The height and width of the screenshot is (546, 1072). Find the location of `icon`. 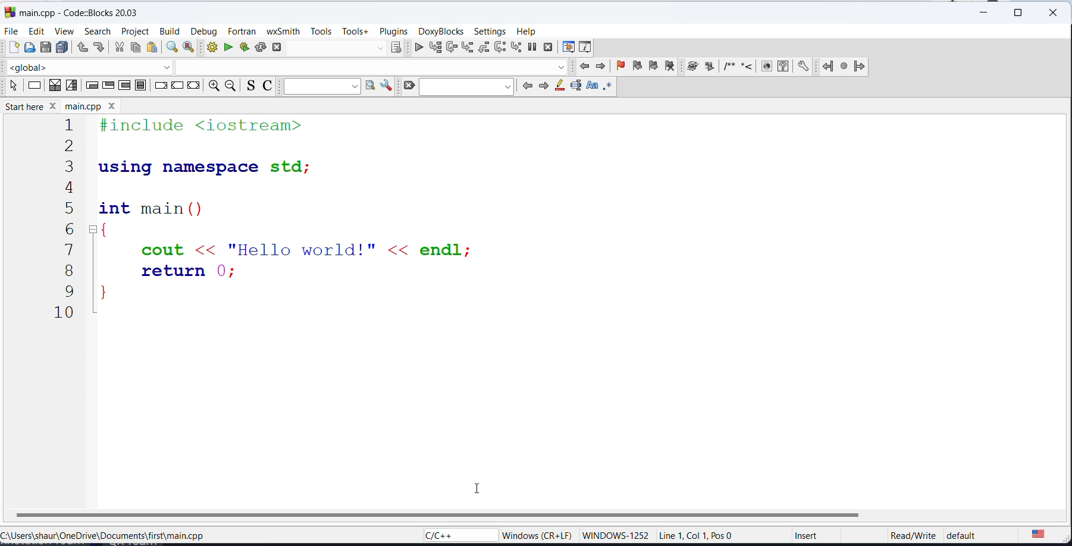

icon is located at coordinates (725, 68).